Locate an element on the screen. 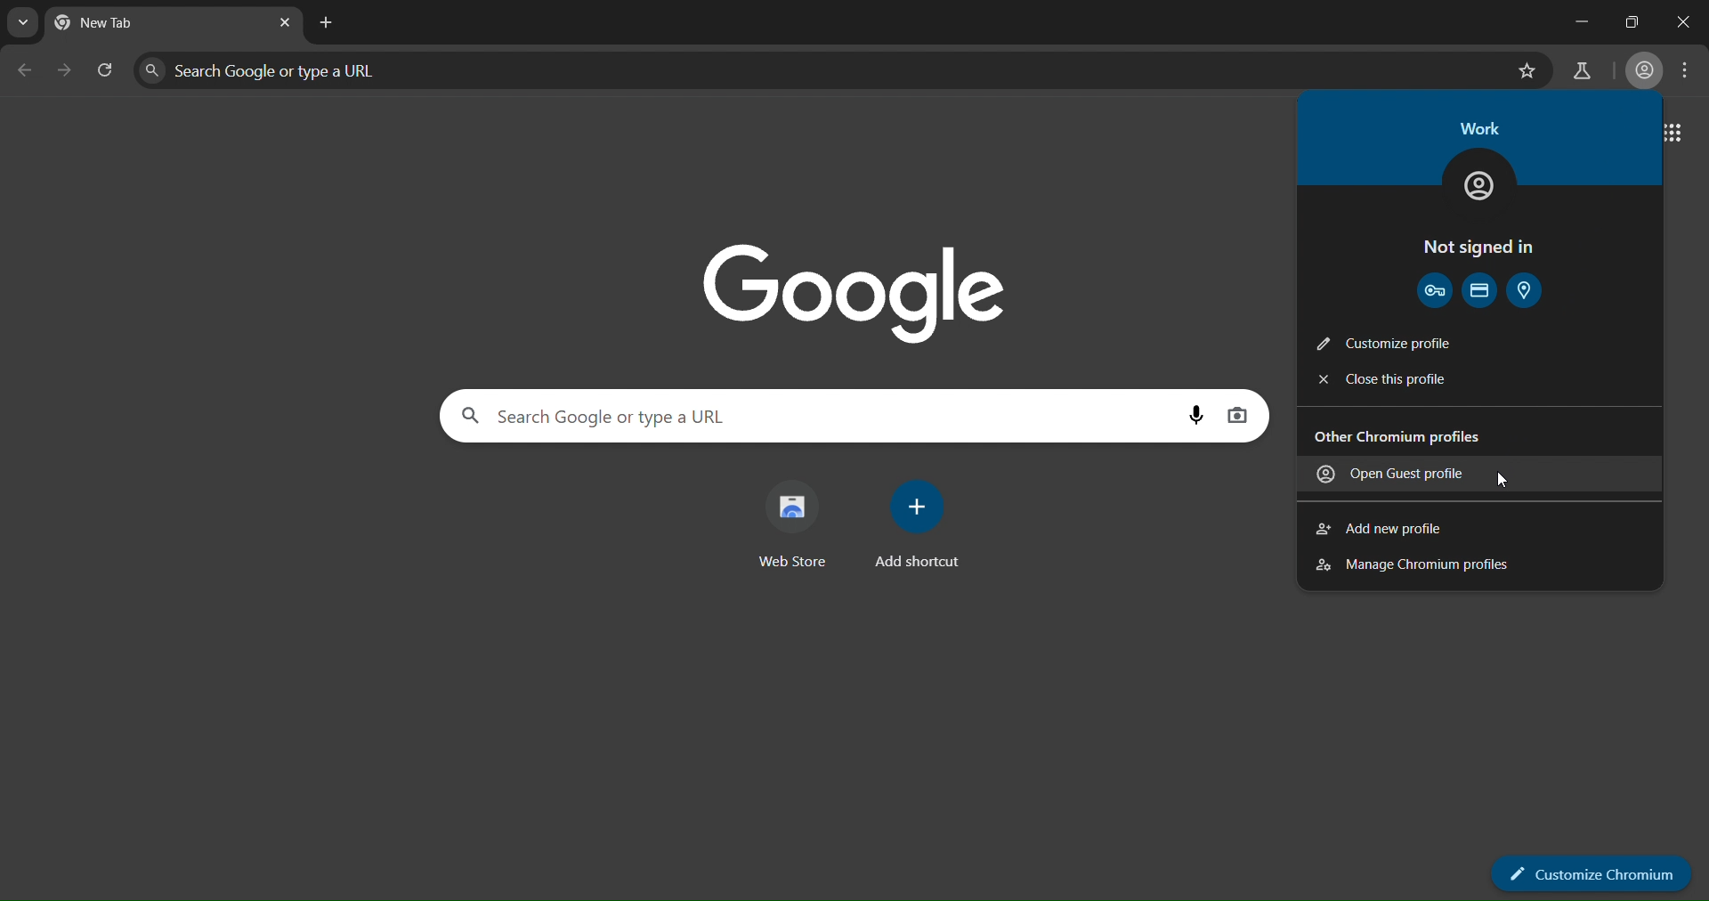  customize profile is located at coordinates (1387, 345).